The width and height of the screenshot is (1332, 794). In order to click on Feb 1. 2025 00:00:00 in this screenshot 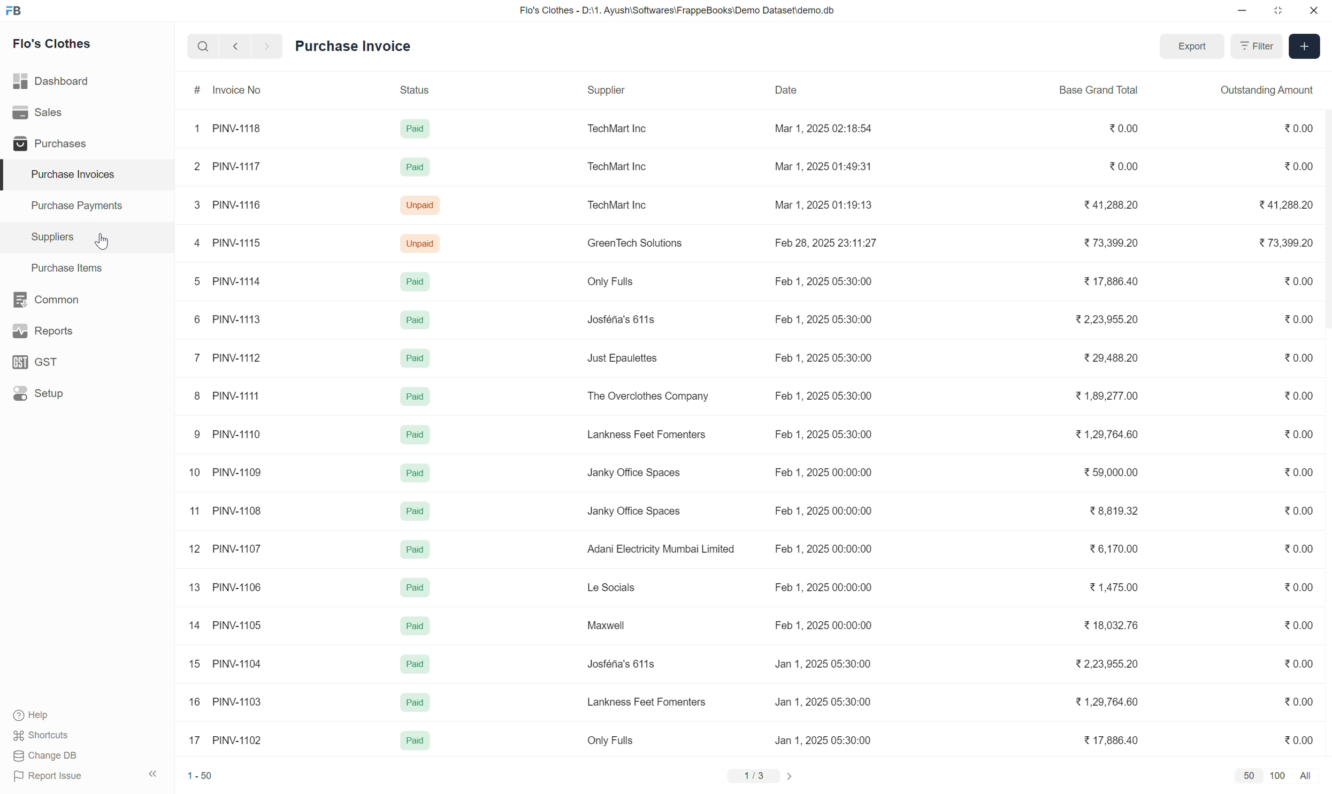, I will do `click(828, 470)`.